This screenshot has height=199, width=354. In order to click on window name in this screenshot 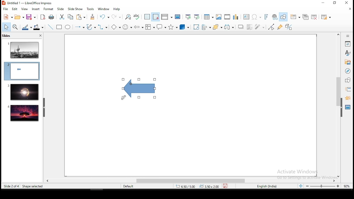, I will do `click(28, 3)`.